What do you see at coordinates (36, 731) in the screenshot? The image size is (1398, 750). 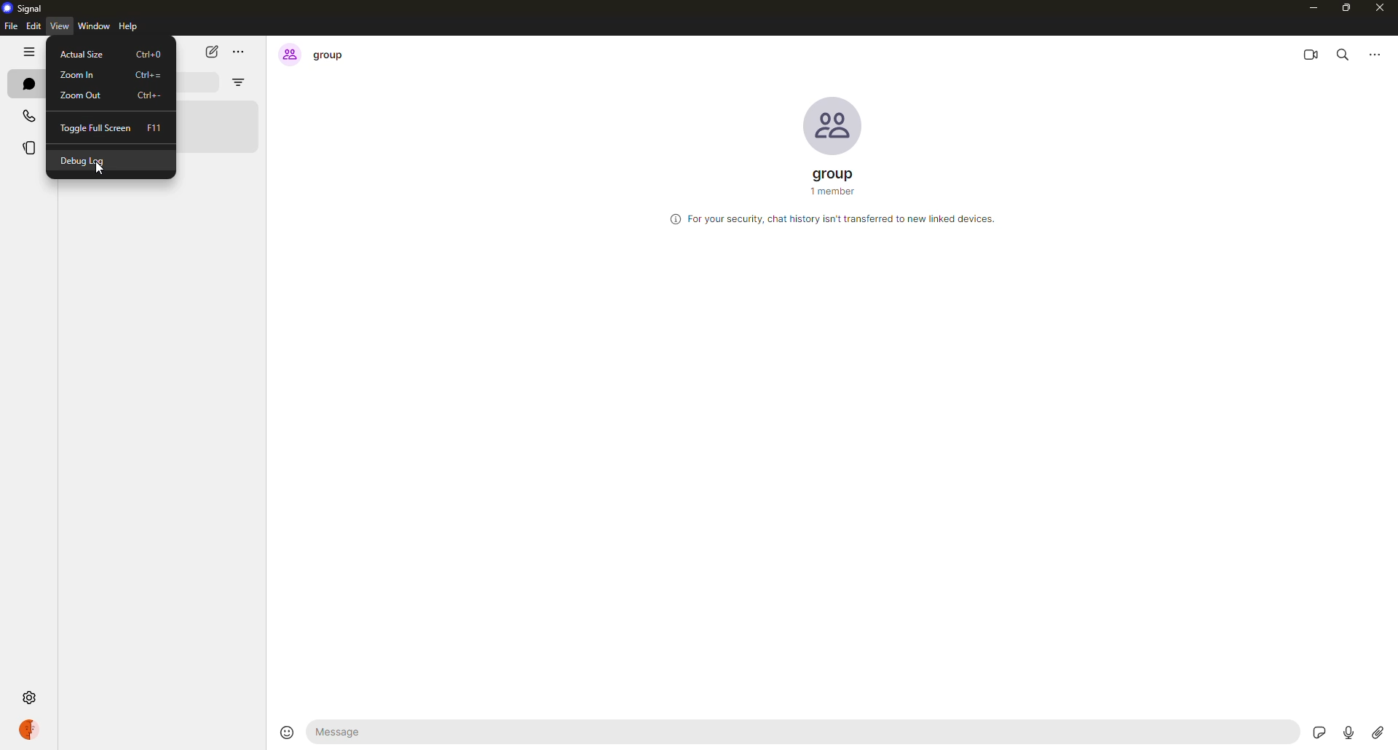 I see `profile` at bounding box center [36, 731].